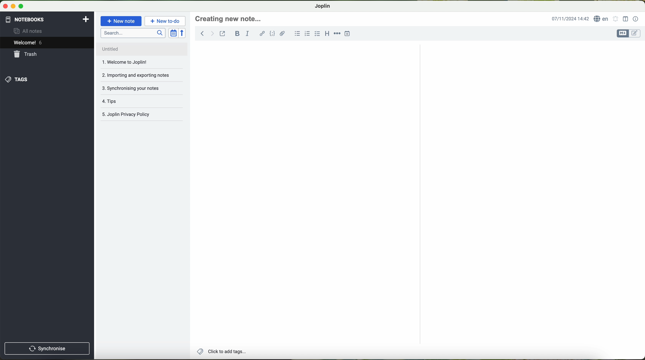  Describe the element at coordinates (262, 34) in the screenshot. I see `hyperlink` at that location.